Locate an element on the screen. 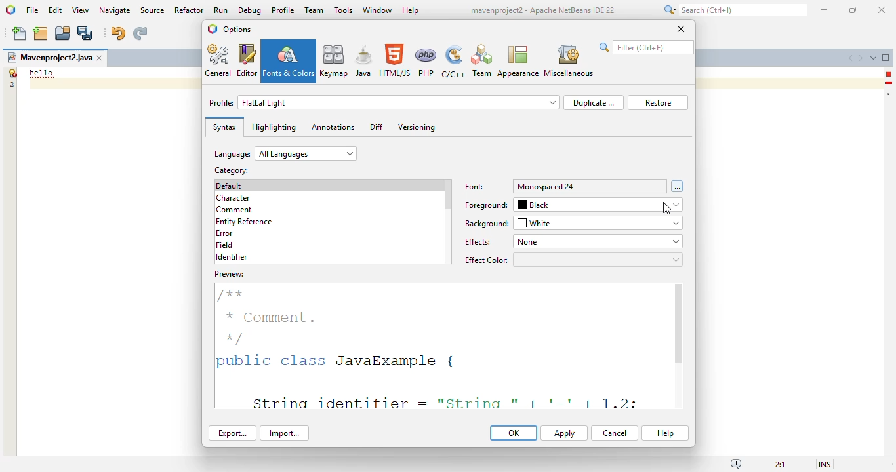  save all is located at coordinates (85, 33).